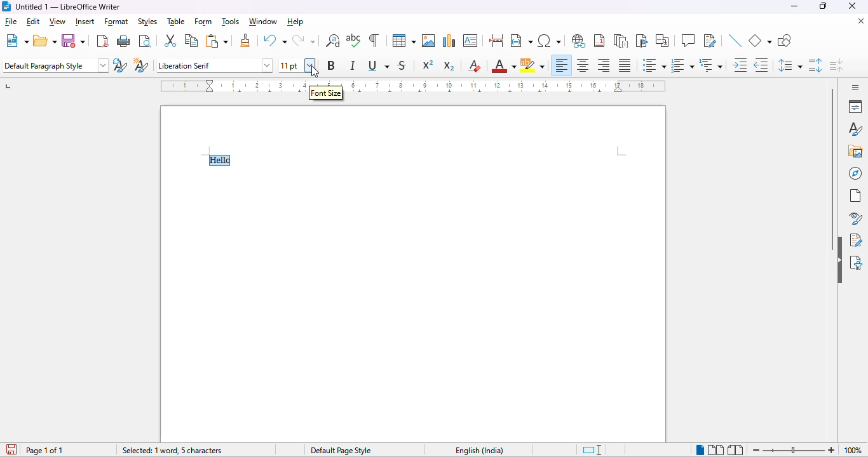  I want to click on clone formatting, so click(246, 41).